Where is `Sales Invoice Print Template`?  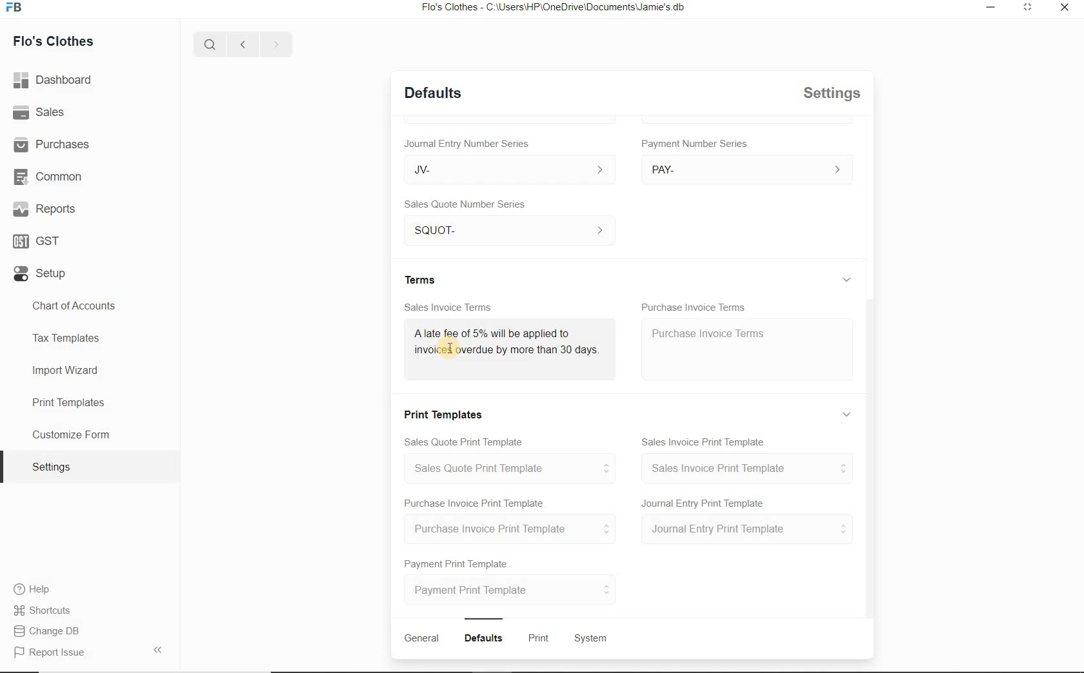 Sales Invoice Print Template is located at coordinates (748, 468).